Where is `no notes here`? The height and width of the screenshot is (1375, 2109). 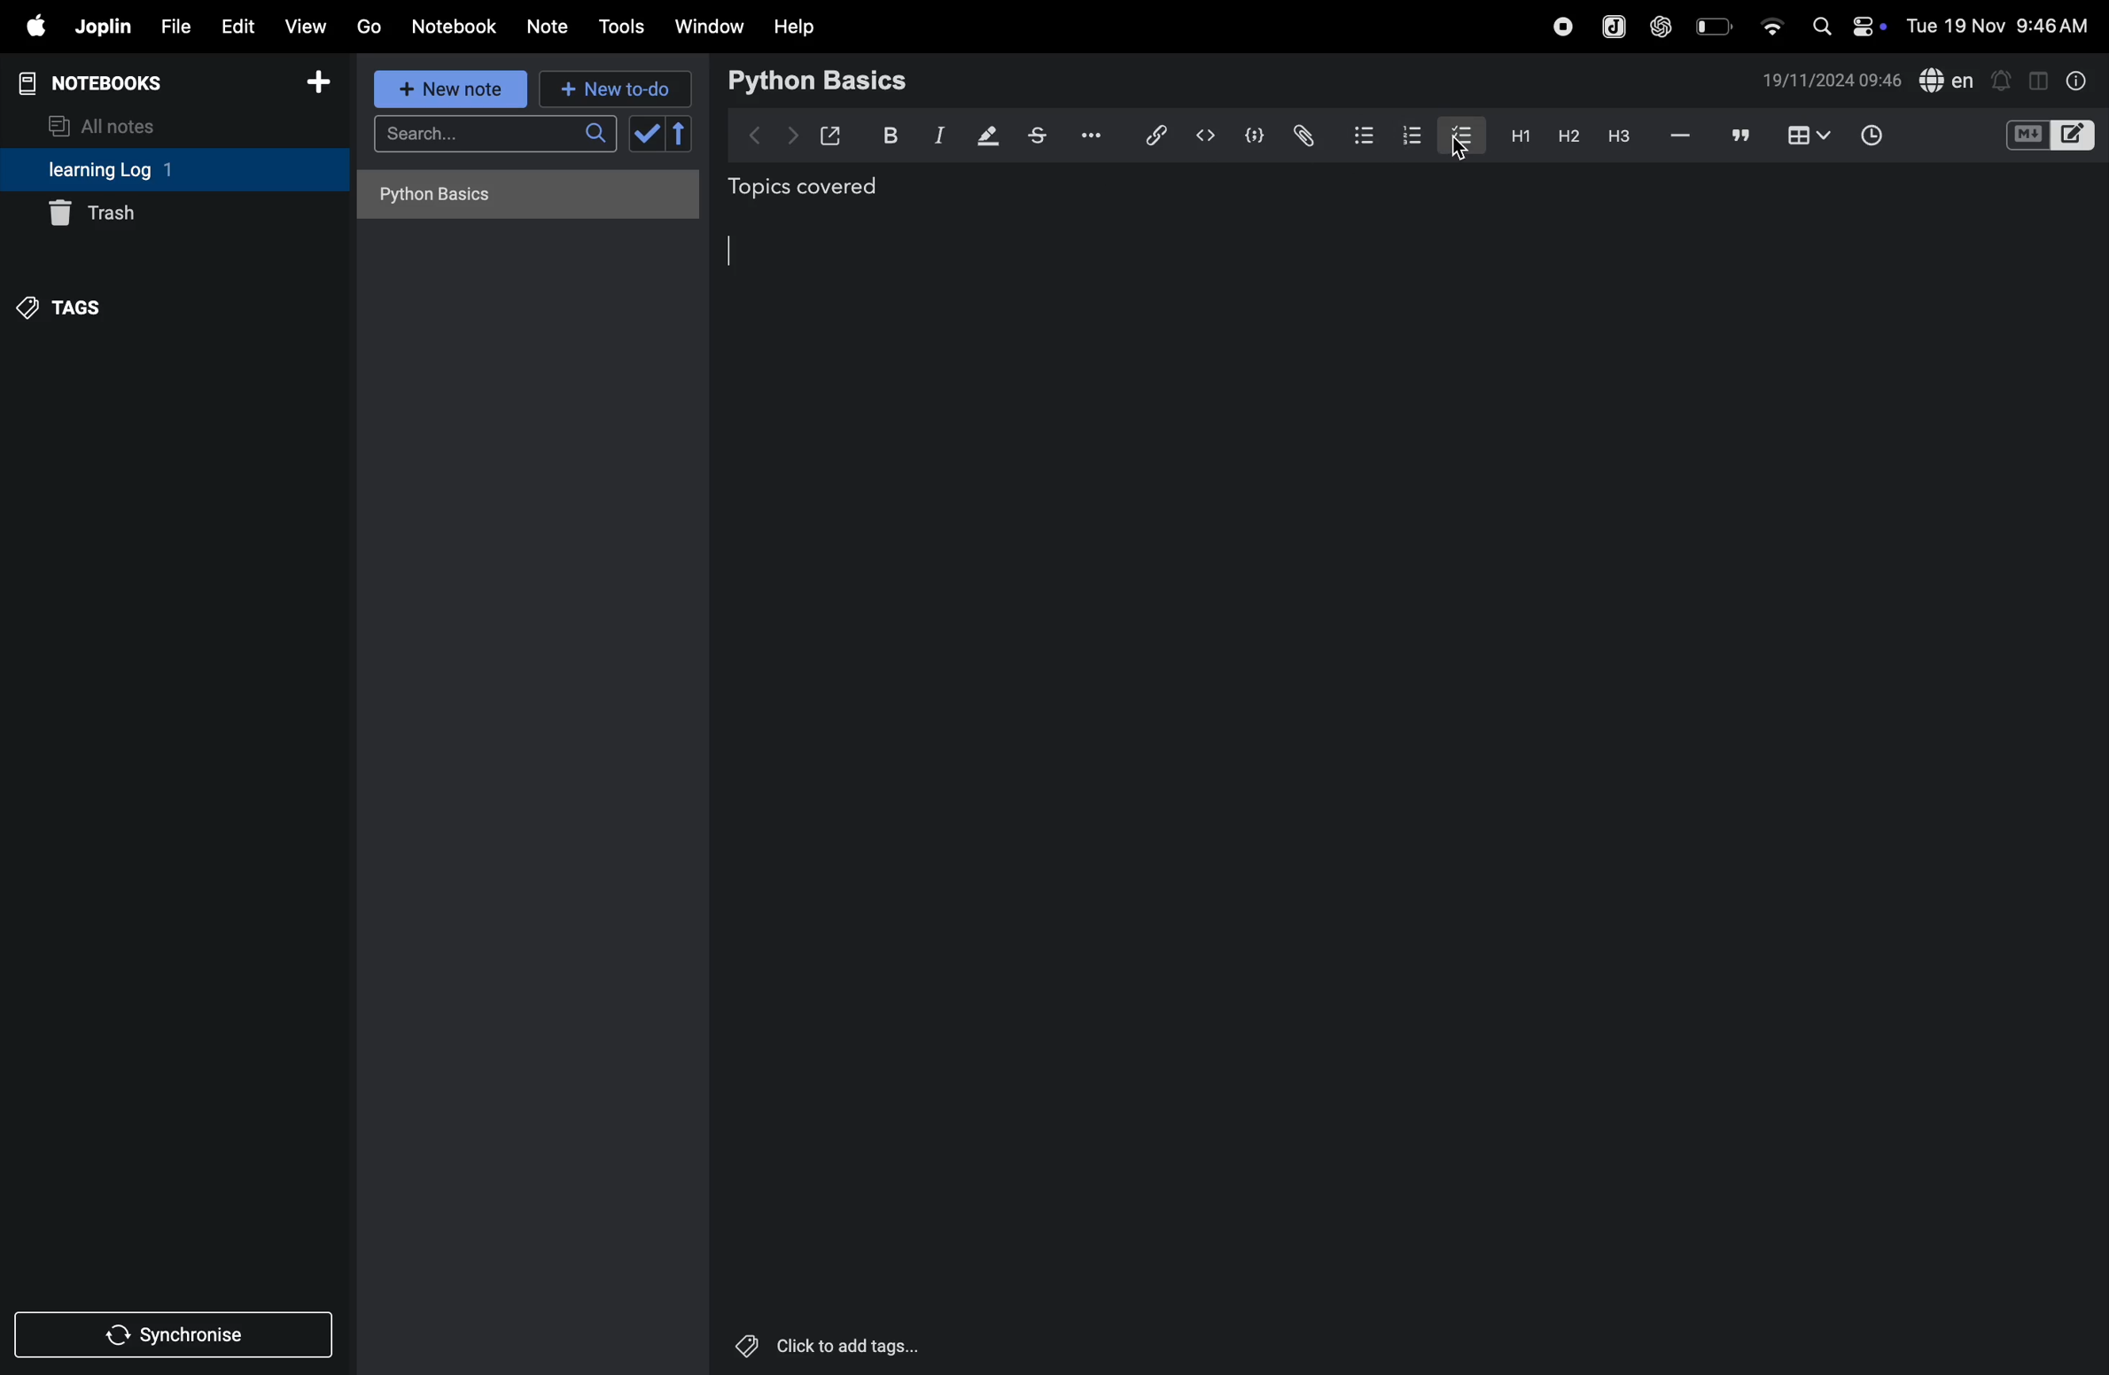
no notes here is located at coordinates (522, 200).